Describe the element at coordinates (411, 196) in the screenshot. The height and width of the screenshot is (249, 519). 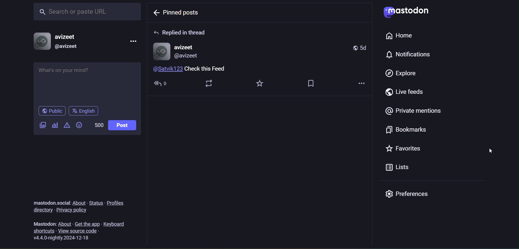
I see `preferences` at that location.